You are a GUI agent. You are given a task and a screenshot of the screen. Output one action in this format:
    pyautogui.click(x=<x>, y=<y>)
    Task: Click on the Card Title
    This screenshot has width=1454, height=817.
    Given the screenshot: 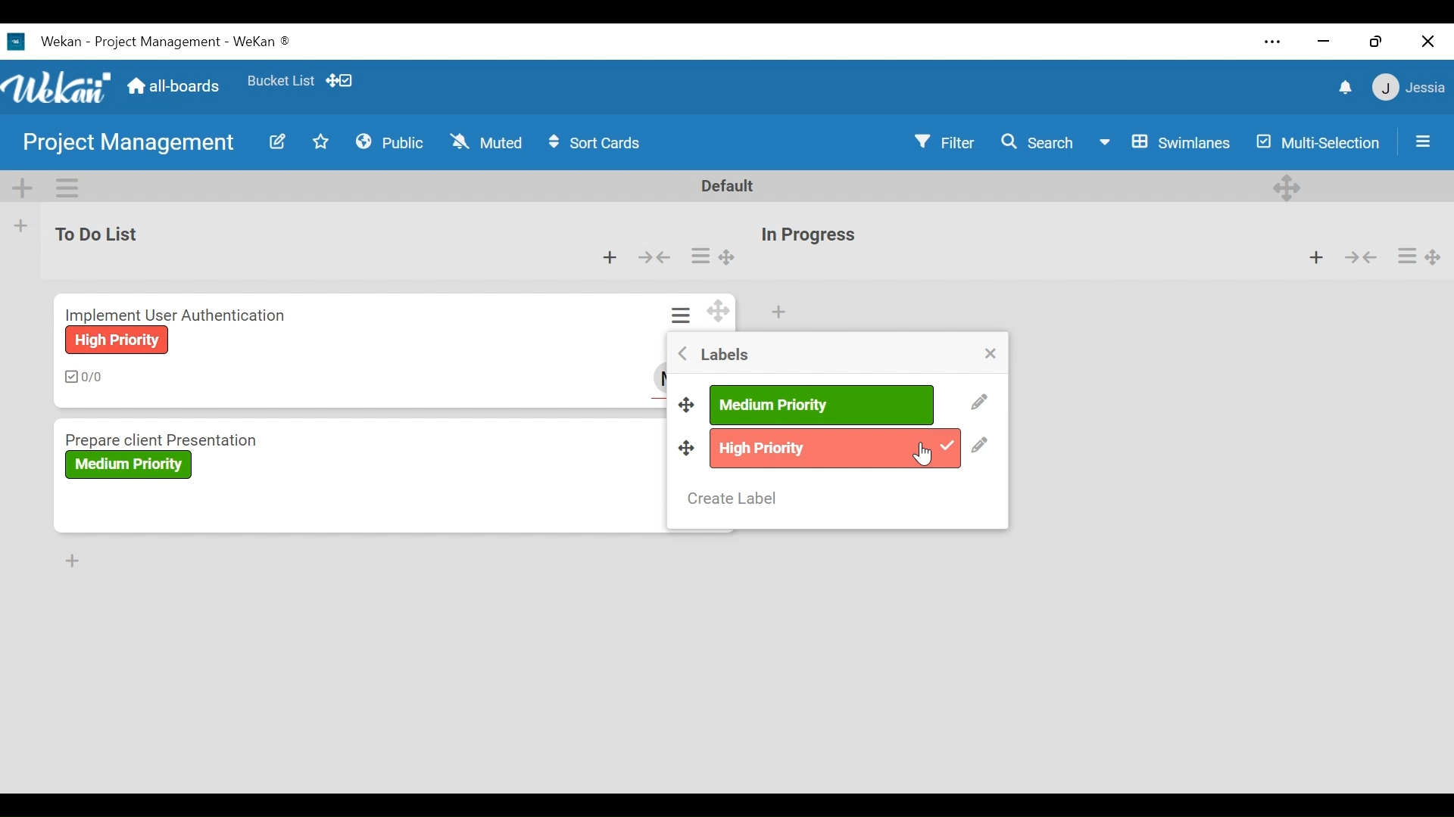 What is the action you would take?
    pyautogui.click(x=176, y=314)
    